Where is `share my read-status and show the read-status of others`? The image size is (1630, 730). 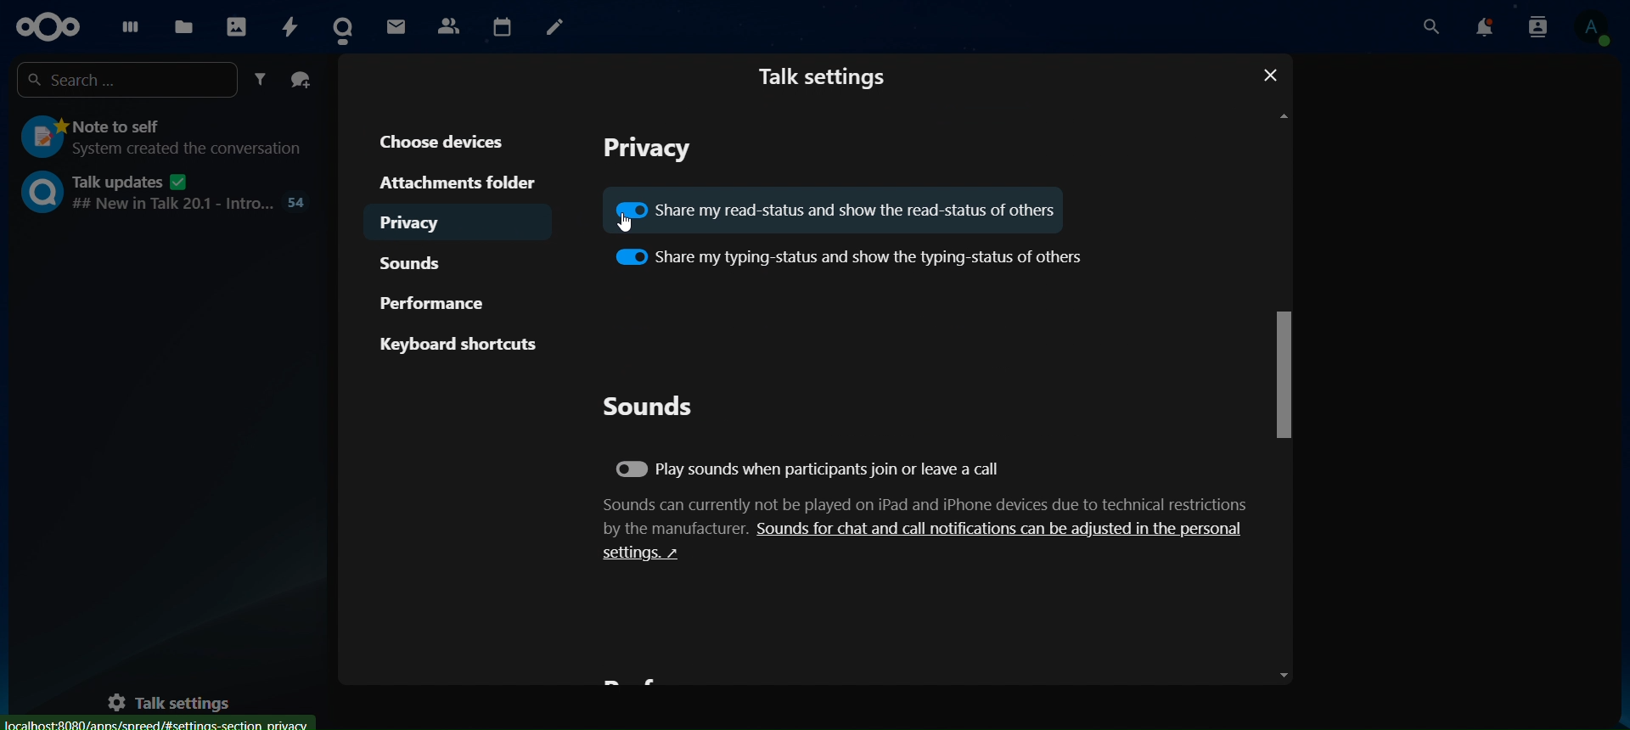
share my read-status and show the read-status of others is located at coordinates (837, 207).